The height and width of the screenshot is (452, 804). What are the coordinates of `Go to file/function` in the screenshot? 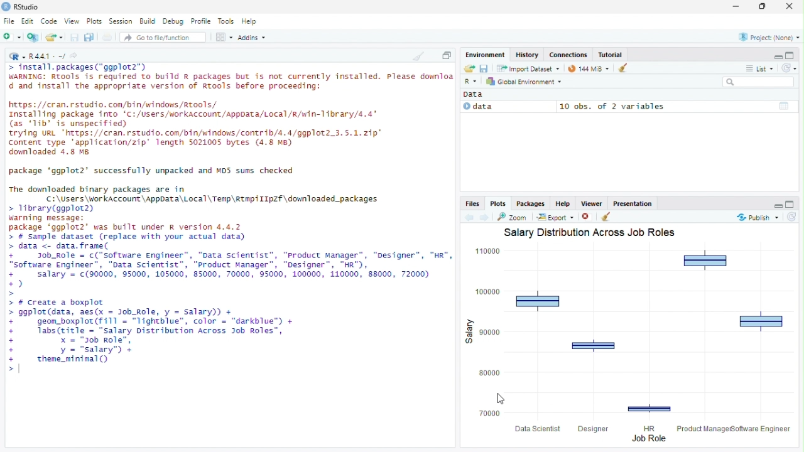 It's located at (163, 37).